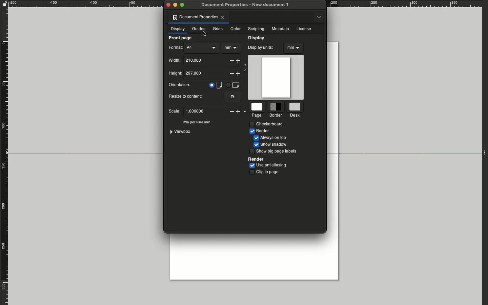  I want to click on Checkerboard, so click(267, 124).